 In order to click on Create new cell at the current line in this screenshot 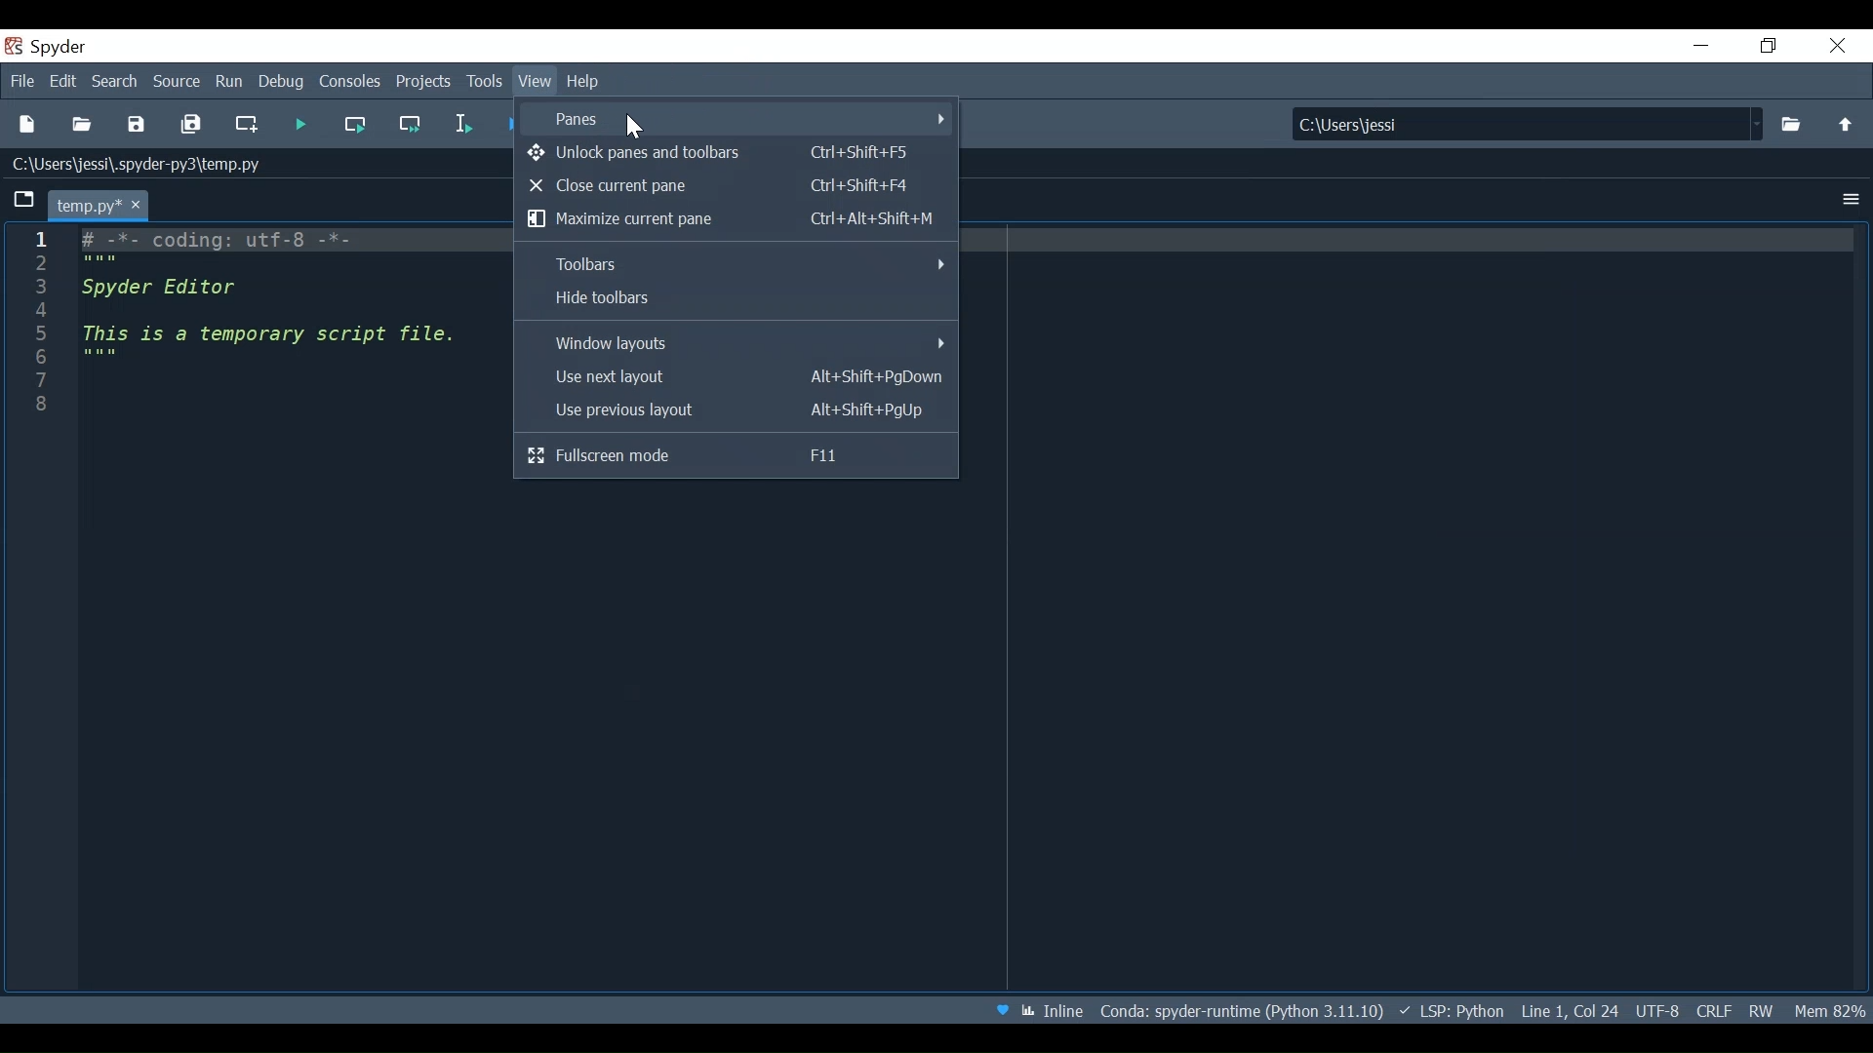, I will do `click(249, 127)`.